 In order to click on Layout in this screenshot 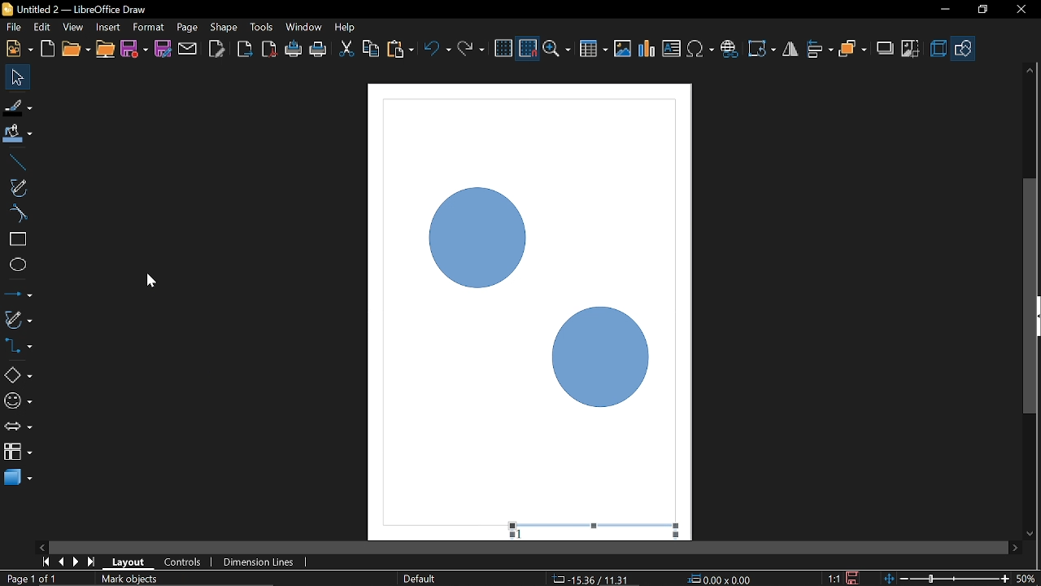, I will do `click(128, 562)`.